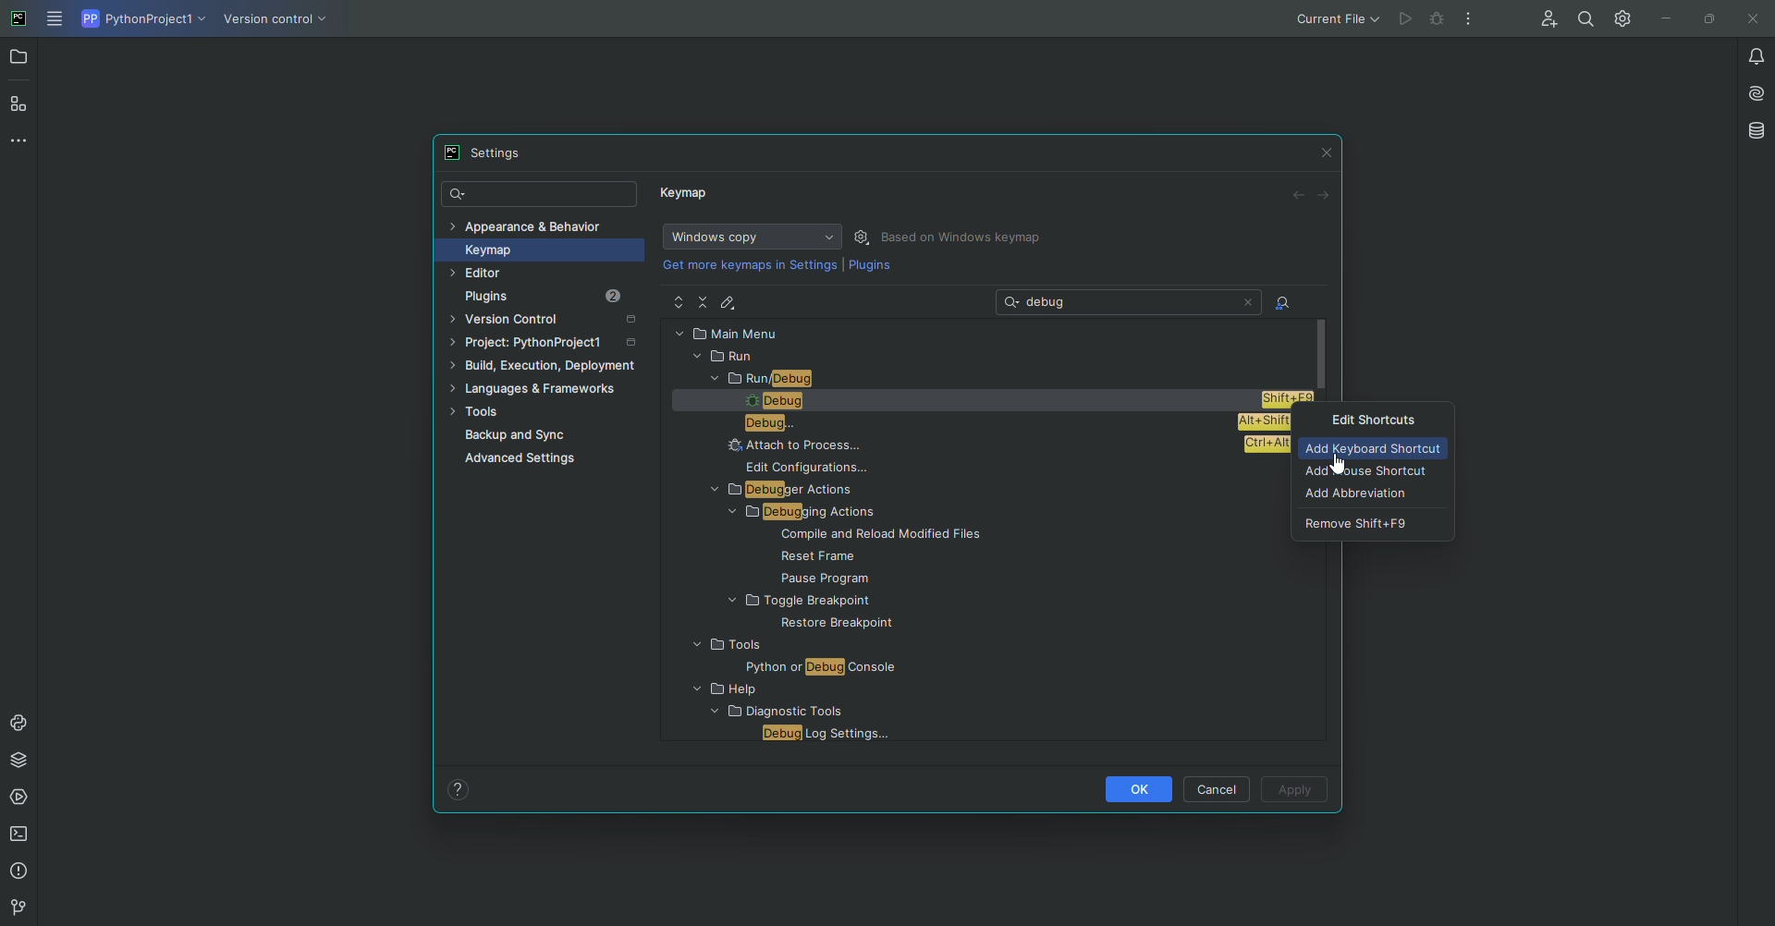 Image resolution: width=1775 pixels, height=926 pixels. Describe the element at coordinates (796, 690) in the screenshot. I see `FOLDER NAME` at that location.